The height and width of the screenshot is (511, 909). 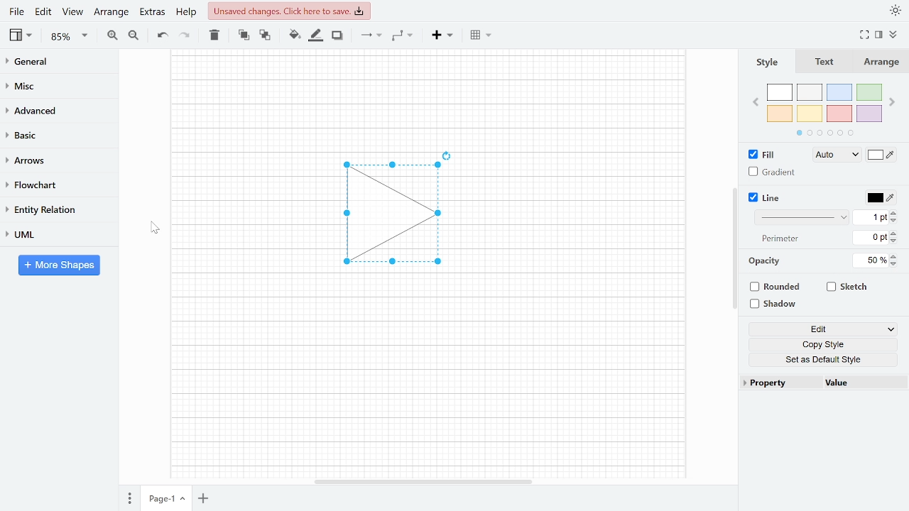 I want to click on Advanced, so click(x=55, y=109).